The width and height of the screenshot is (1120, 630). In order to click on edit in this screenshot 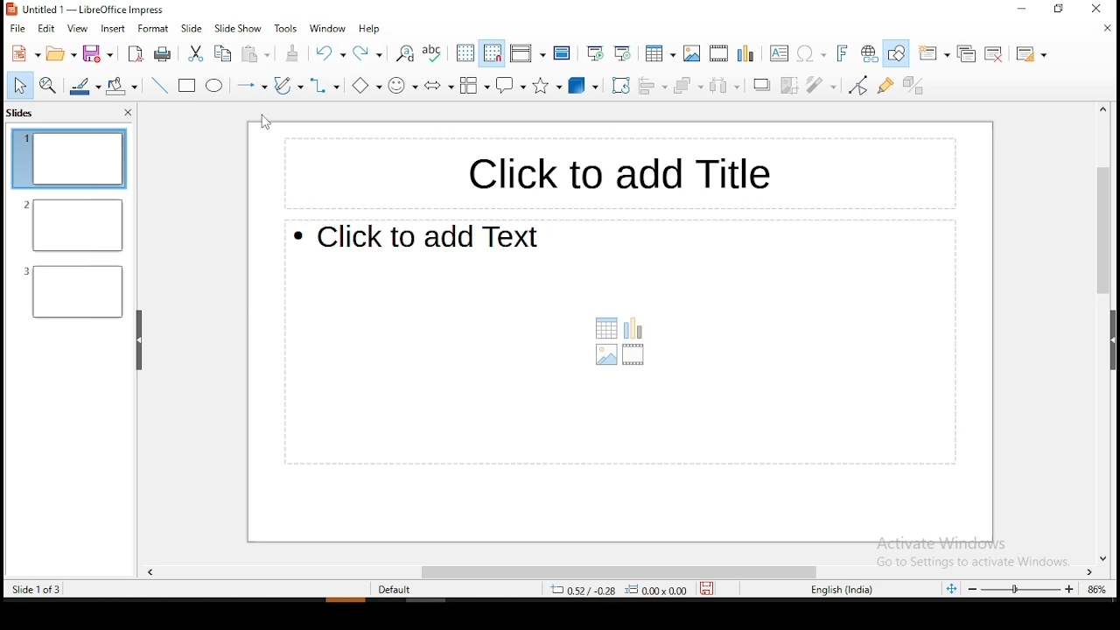, I will do `click(49, 29)`.